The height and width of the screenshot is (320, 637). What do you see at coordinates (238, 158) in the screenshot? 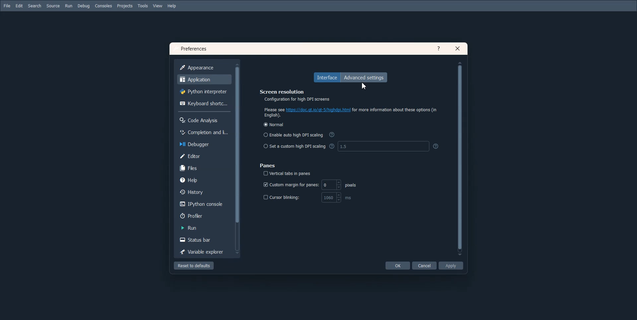
I see `Vertical scroll bar` at bounding box center [238, 158].